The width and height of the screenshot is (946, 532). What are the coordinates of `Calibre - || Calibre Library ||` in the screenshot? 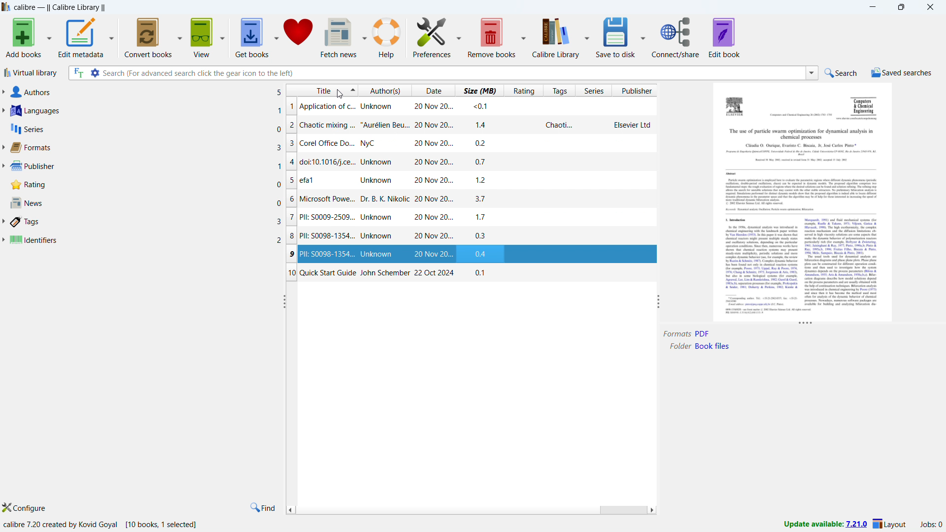 It's located at (61, 7).